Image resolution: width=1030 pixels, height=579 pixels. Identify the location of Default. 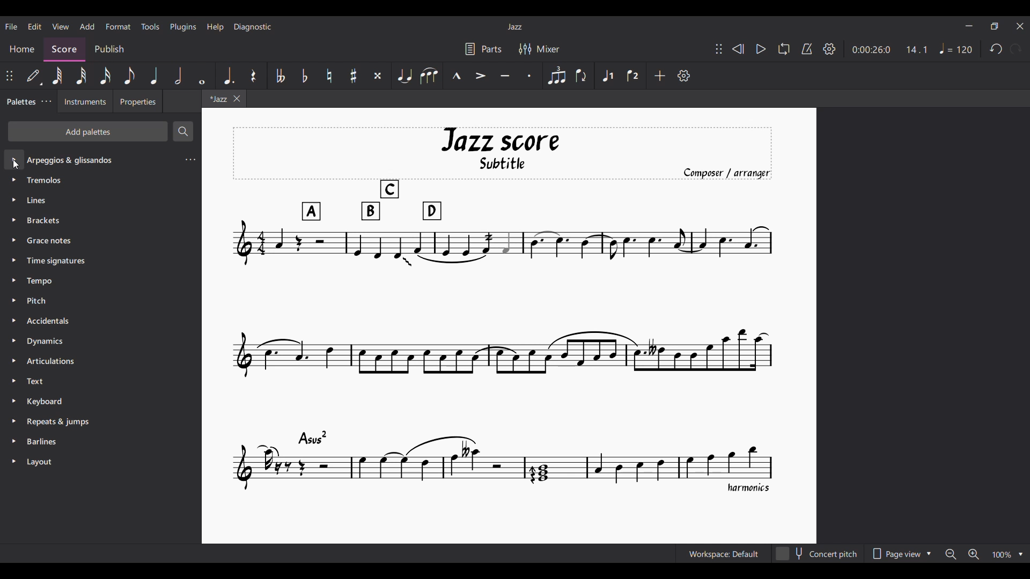
(34, 76).